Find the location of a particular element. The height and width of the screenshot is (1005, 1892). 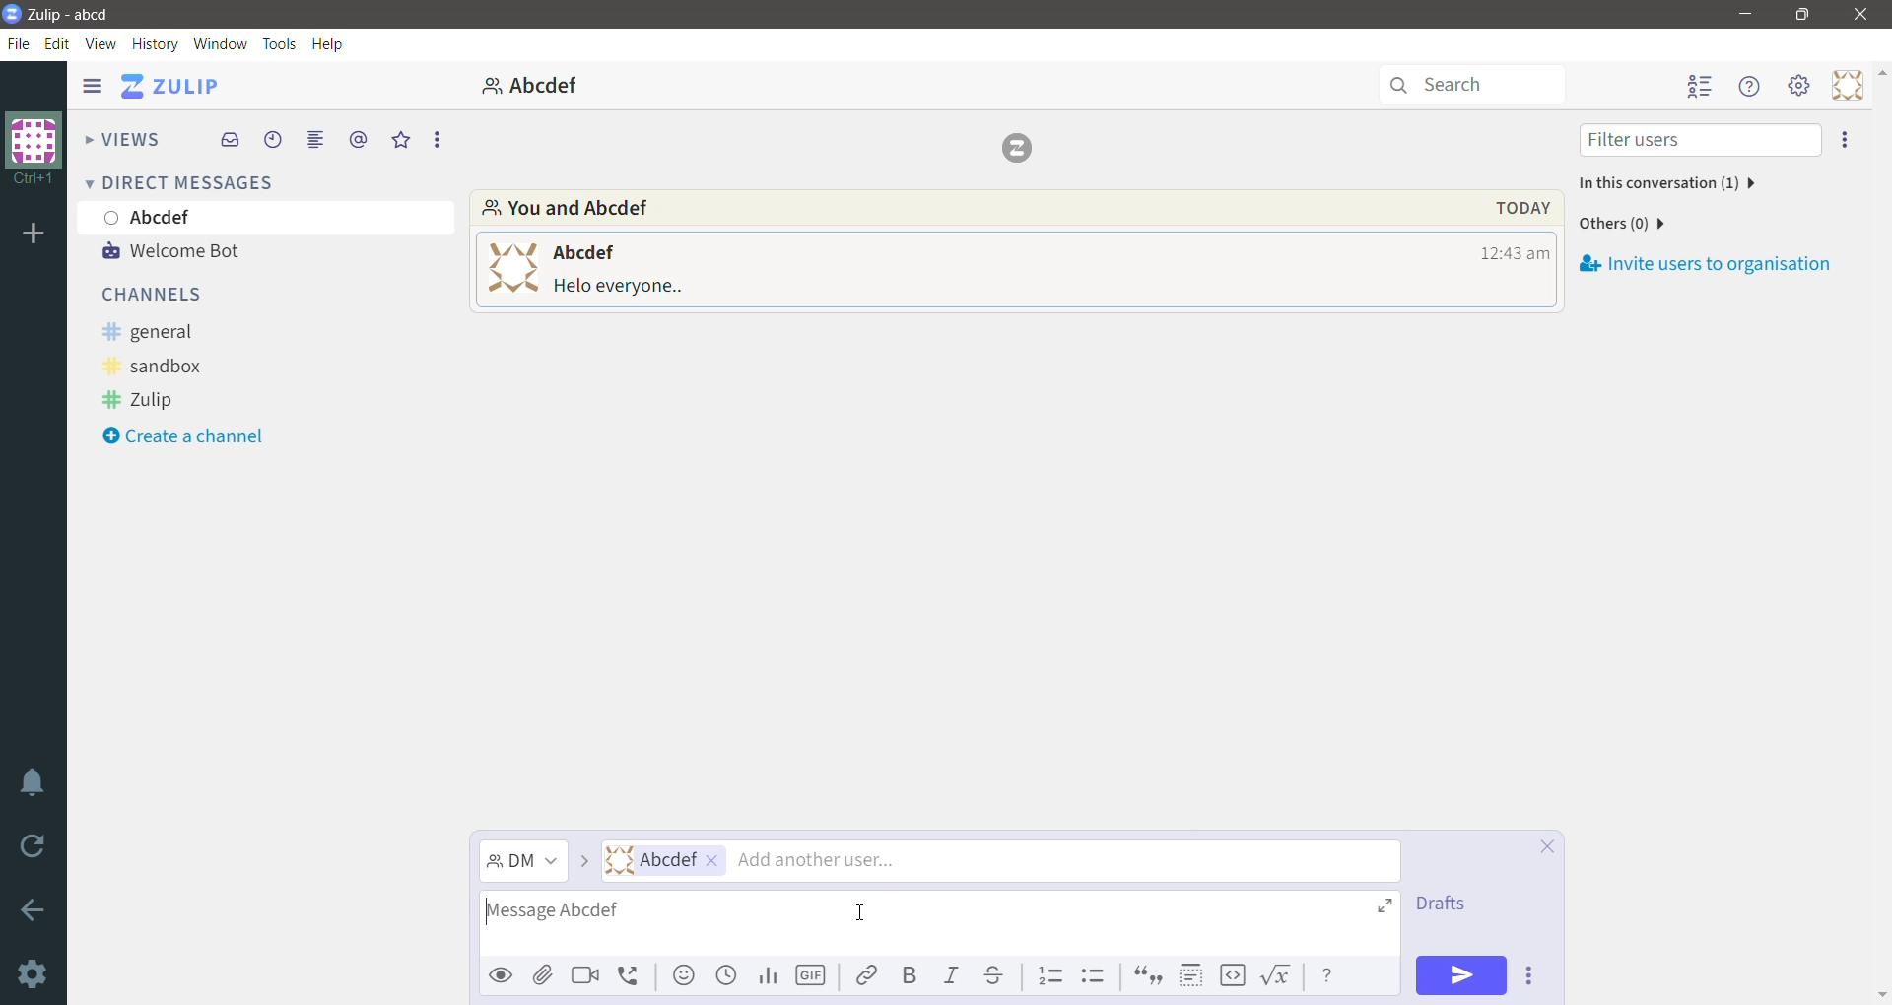

Mentions is located at coordinates (358, 139).